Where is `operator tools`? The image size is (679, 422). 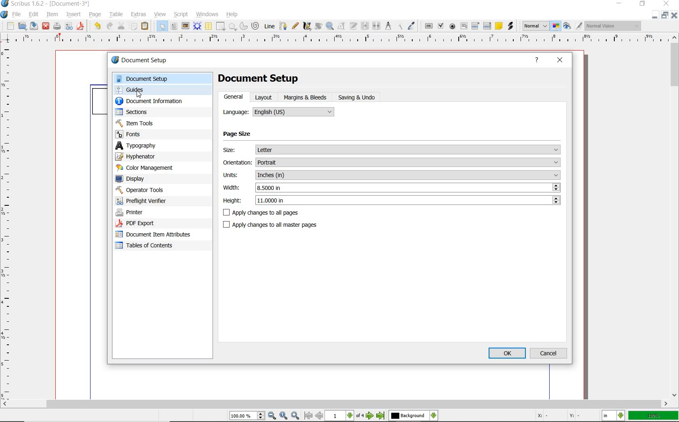
operator tools is located at coordinates (159, 190).